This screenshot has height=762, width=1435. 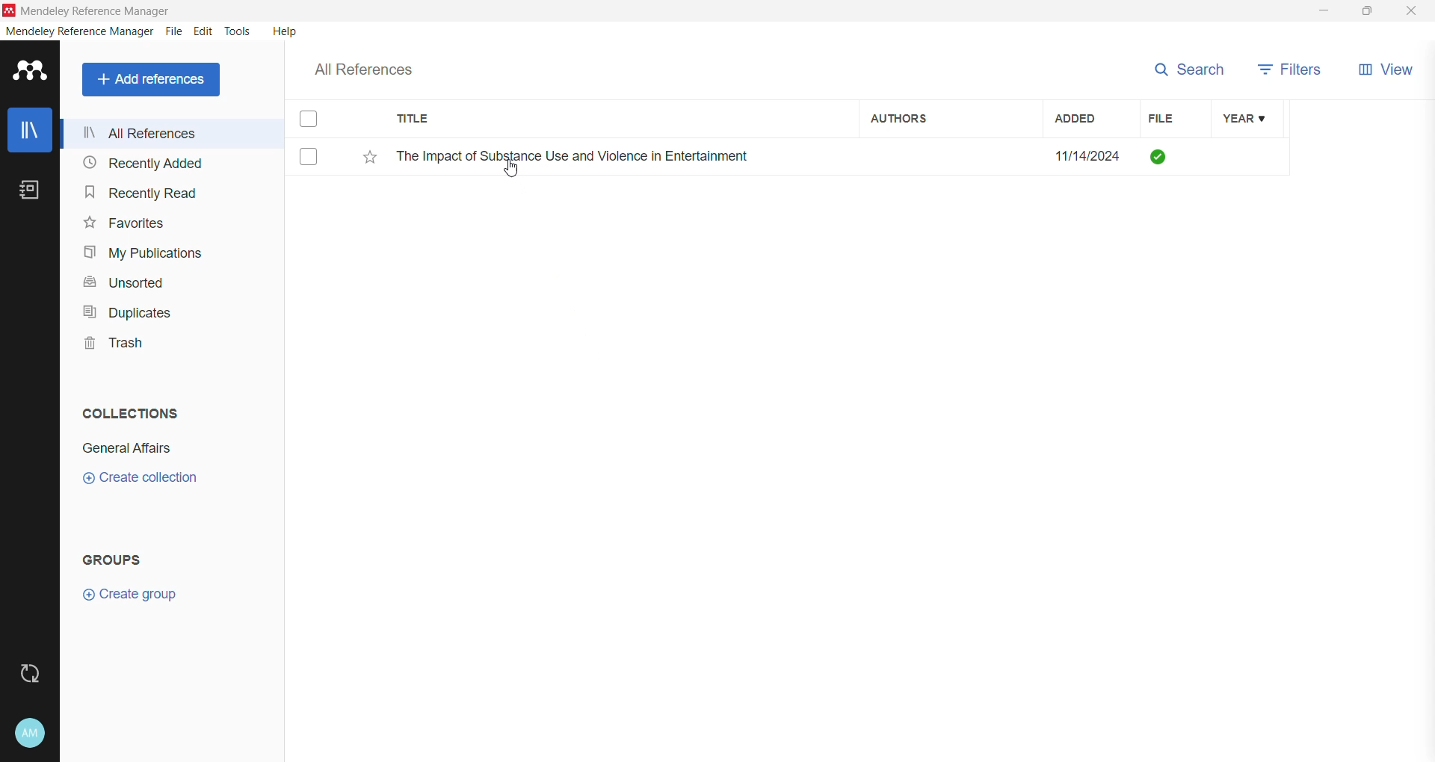 I want to click on View, so click(x=1391, y=72).